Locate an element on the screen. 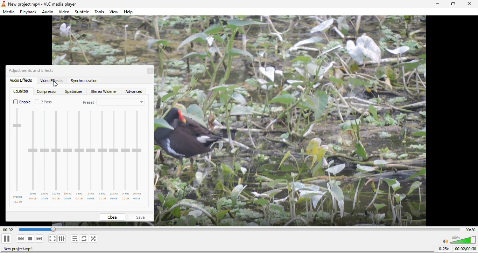 The height and width of the screenshot is (253, 478). 00.01/ 00.30 is located at coordinates (466, 249).